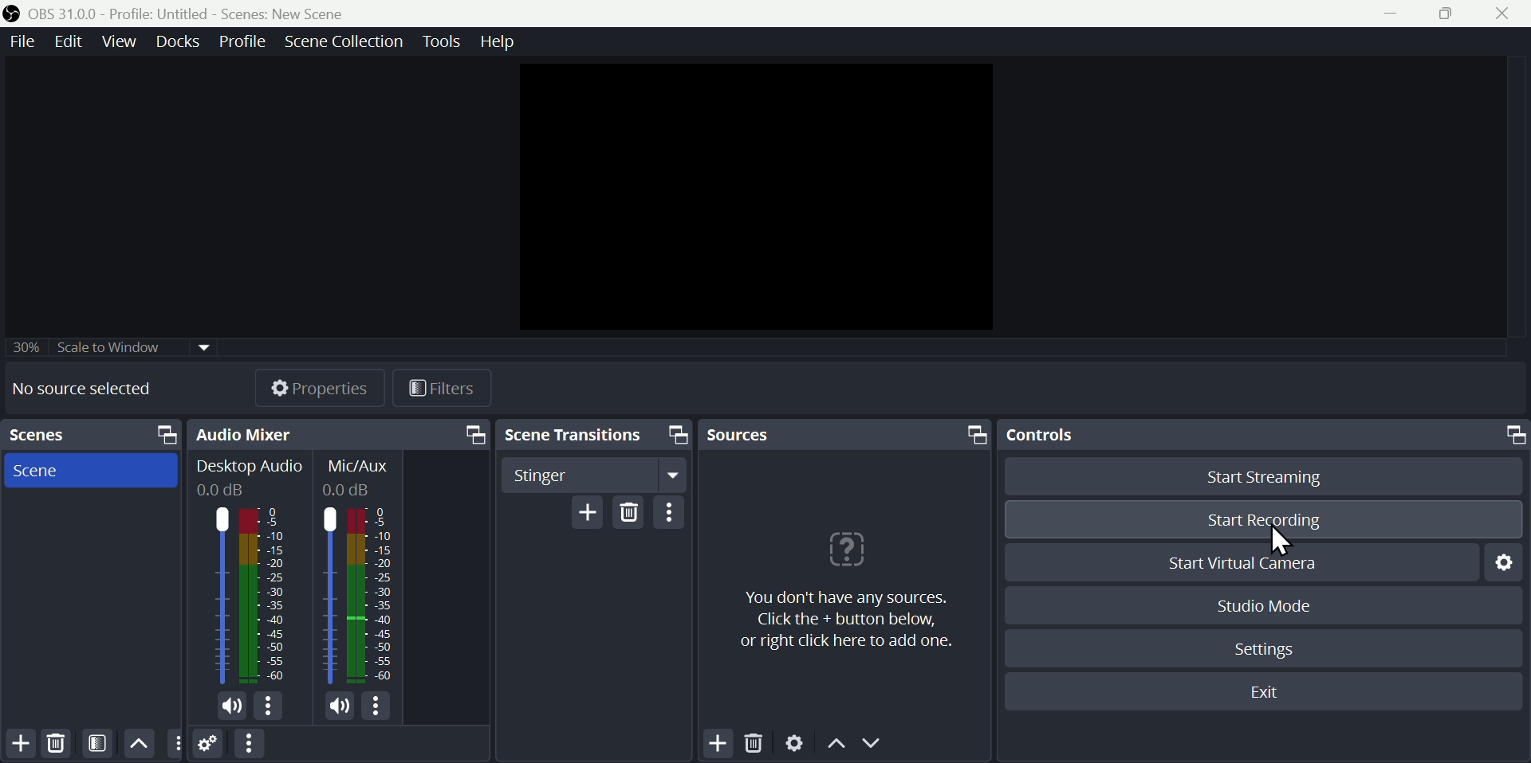 The width and height of the screenshot is (1531, 763). I want to click on maximize, so click(1513, 434).